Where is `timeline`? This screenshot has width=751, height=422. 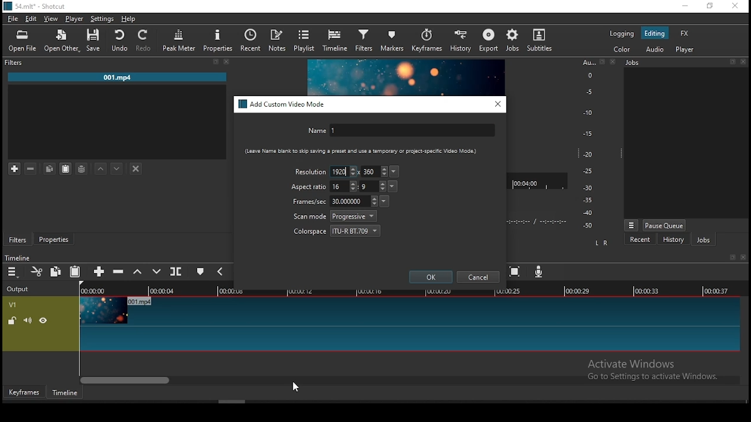 timeline is located at coordinates (65, 393).